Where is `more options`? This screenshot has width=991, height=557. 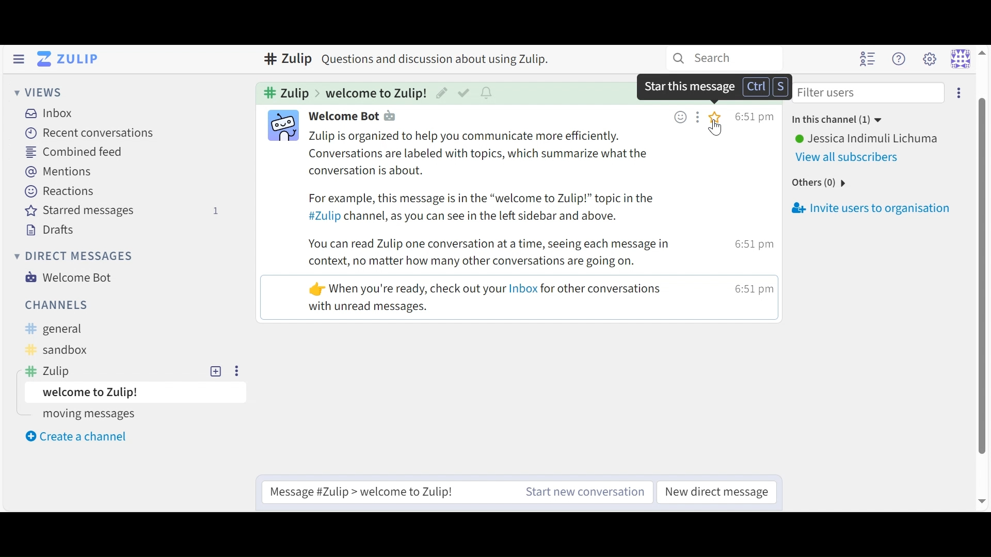 more options is located at coordinates (239, 371).